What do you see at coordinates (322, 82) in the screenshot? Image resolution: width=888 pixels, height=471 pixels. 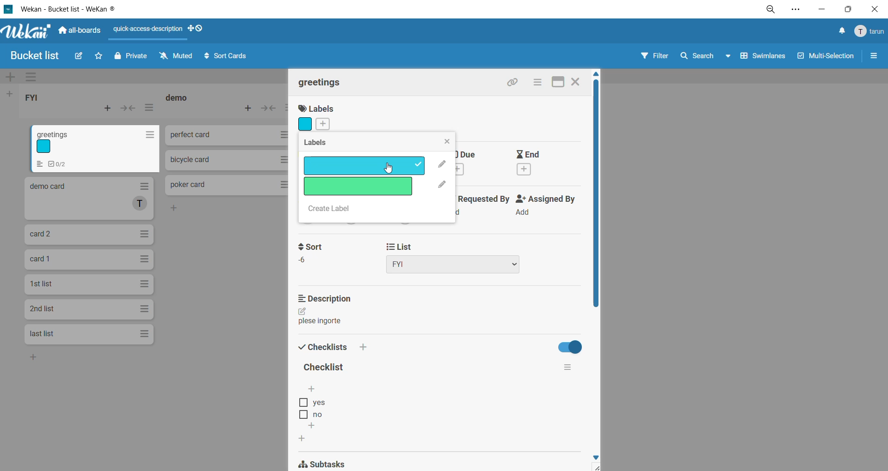 I see `Greetings` at bounding box center [322, 82].